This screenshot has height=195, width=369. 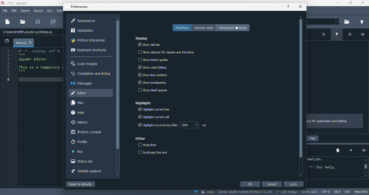 What do you see at coordinates (352, 35) in the screenshot?
I see `refresh` at bounding box center [352, 35].